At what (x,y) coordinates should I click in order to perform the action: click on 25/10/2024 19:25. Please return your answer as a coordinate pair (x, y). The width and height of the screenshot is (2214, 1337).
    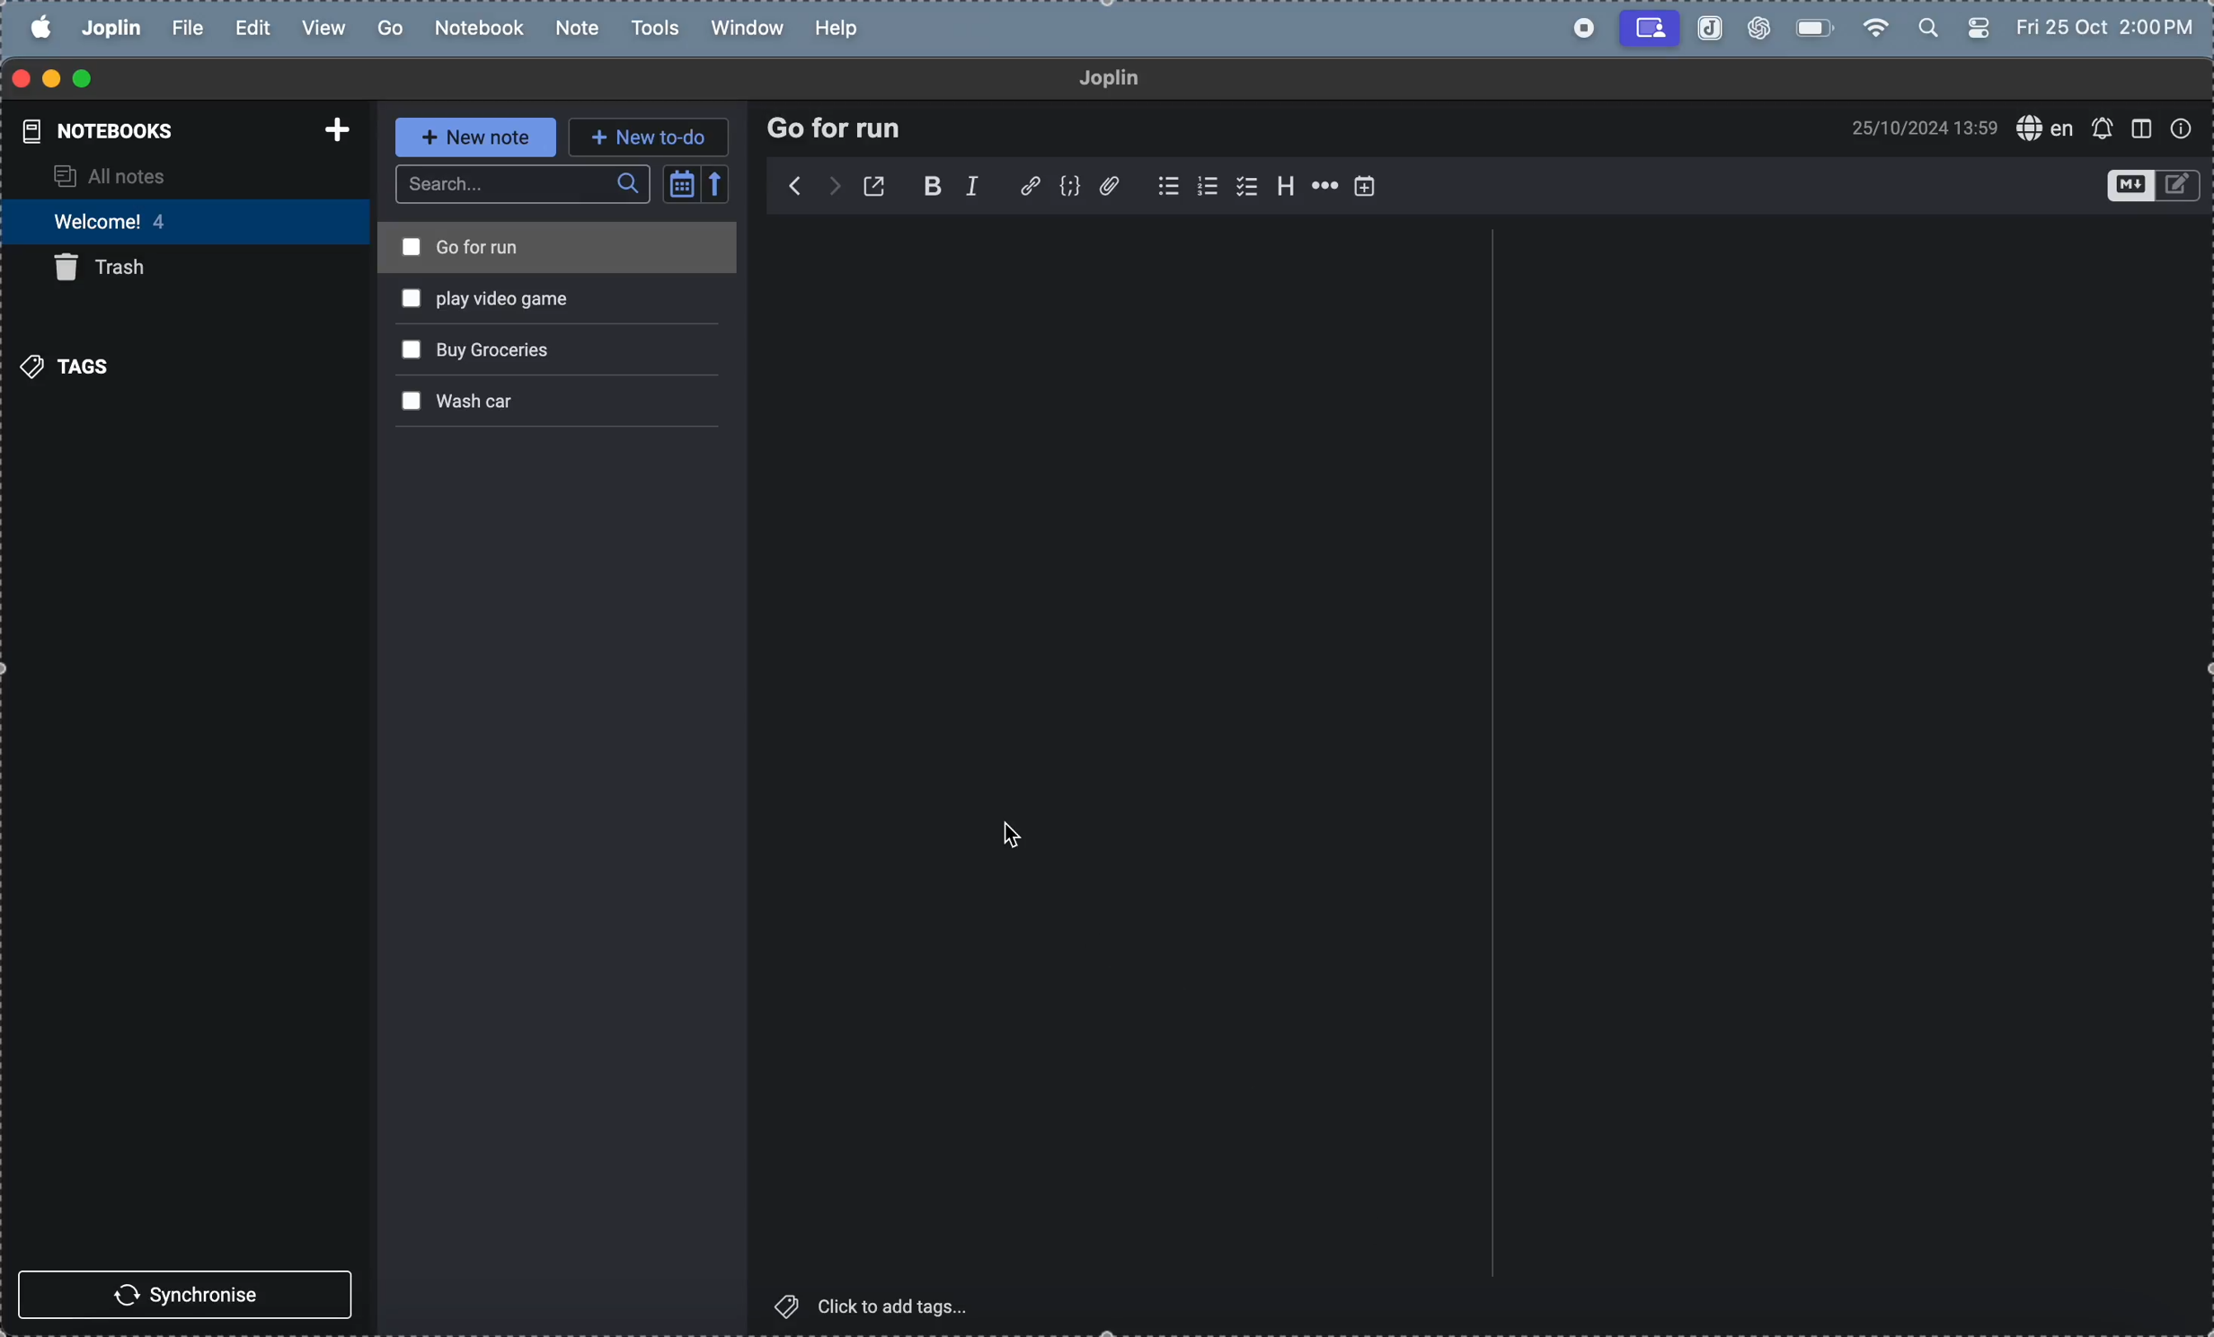
    Looking at the image, I should click on (1921, 131).